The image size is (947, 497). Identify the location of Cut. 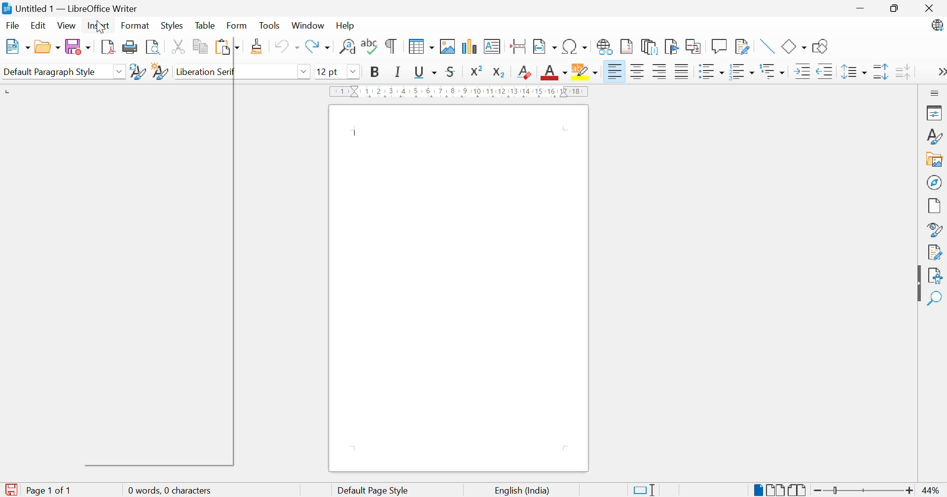
(180, 46).